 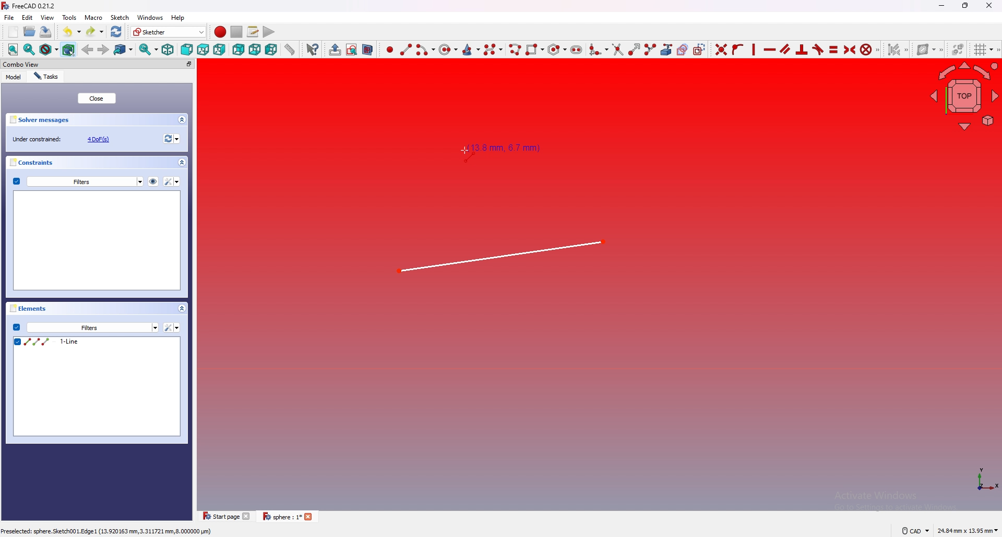 What do you see at coordinates (515, 49) in the screenshot?
I see `Create polyline` at bounding box center [515, 49].